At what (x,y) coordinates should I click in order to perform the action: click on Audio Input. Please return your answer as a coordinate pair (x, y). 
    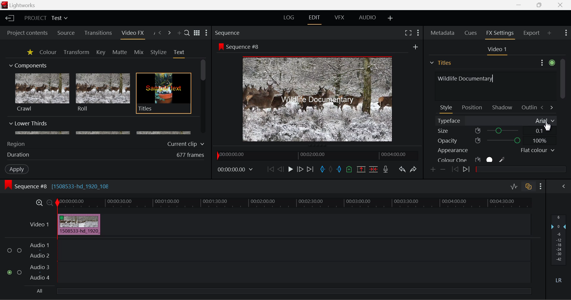
    Looking at the image, I should click on (293, 262).